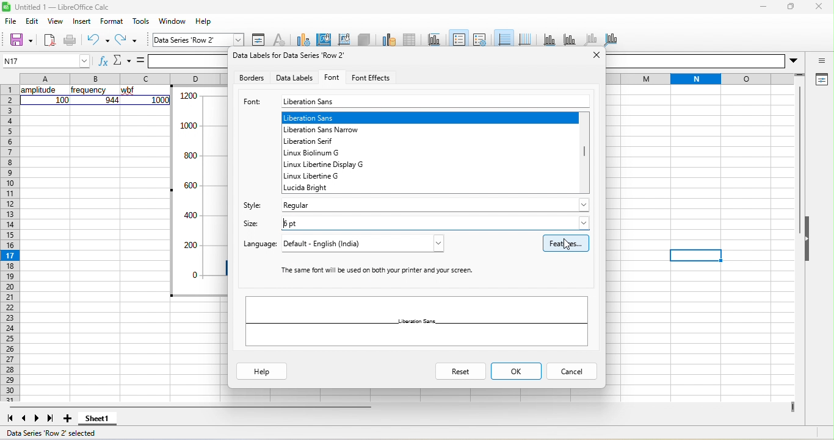 This screenshot has height=440, width=834. Describe the element at coordinates (98, 421) in the screenshot. I see `sheet 1` at that location.